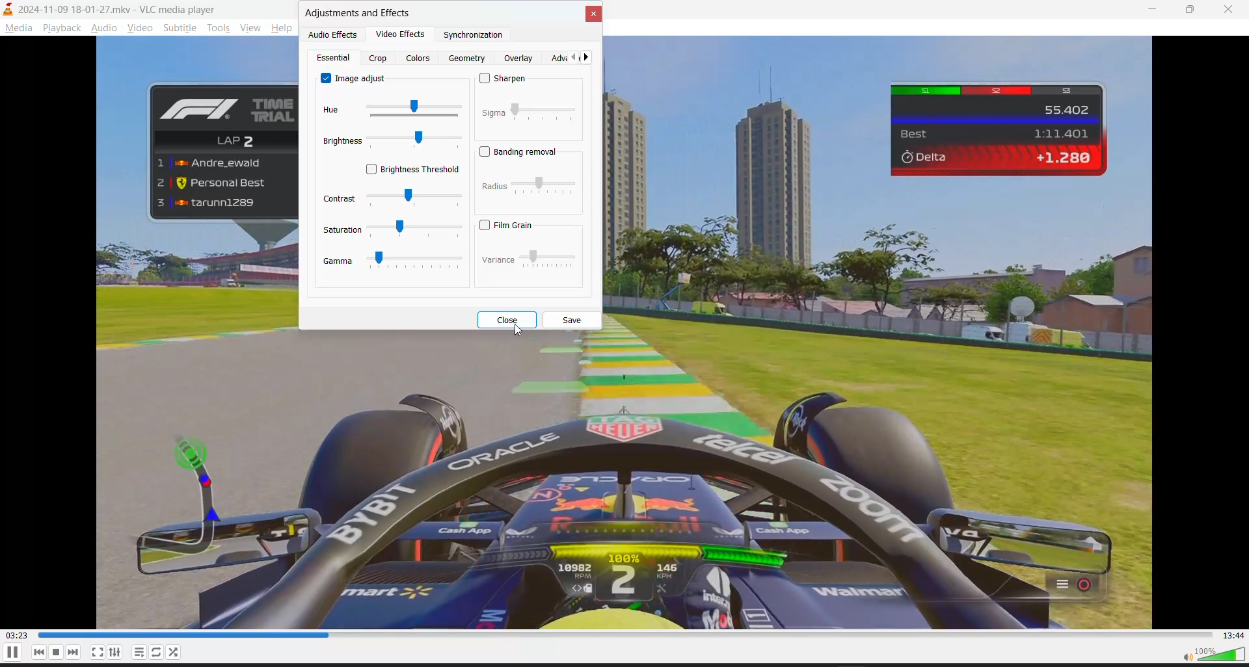 Image resolution: width=1249 pixels, height=667 pixels. I want to click on film grain, so click(505, 225).